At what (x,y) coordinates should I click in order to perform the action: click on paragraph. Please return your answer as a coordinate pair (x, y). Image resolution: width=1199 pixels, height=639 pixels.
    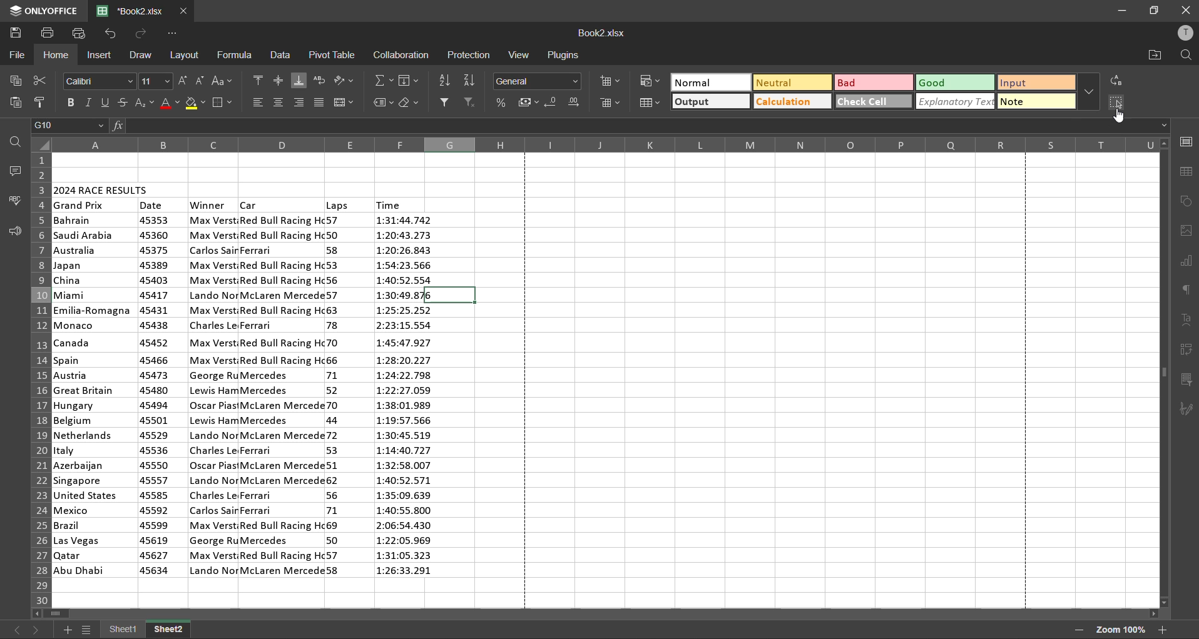
    Looking at the image, I should click on (1185, 294).